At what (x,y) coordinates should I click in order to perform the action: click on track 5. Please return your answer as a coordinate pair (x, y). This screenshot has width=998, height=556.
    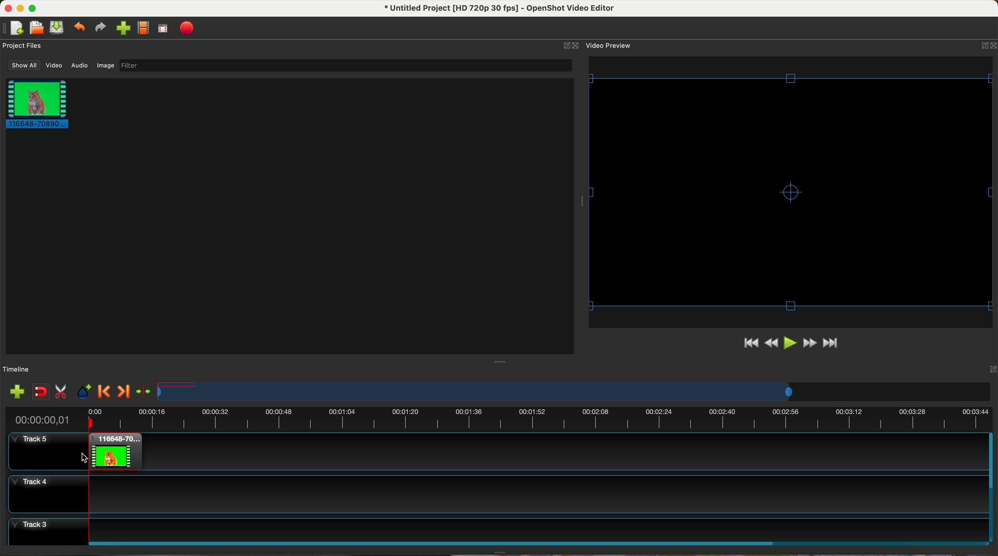
    Looking at the image, I should click on (44, 449).